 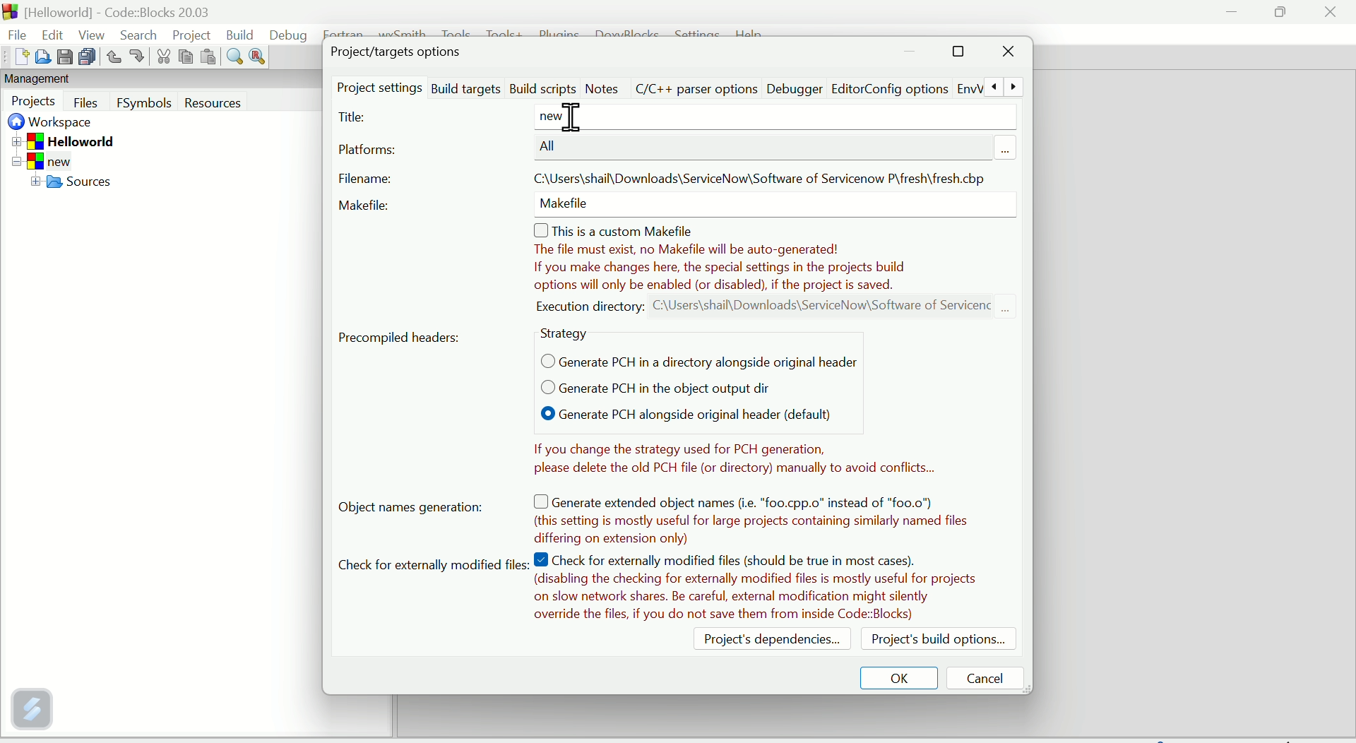 I want to click on Management, so click(x=65, y=80).